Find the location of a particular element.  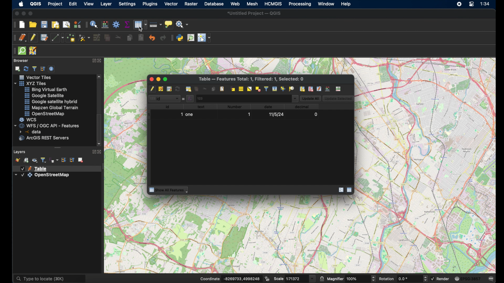

toggle editing mode is located at coordinates (152, 88).